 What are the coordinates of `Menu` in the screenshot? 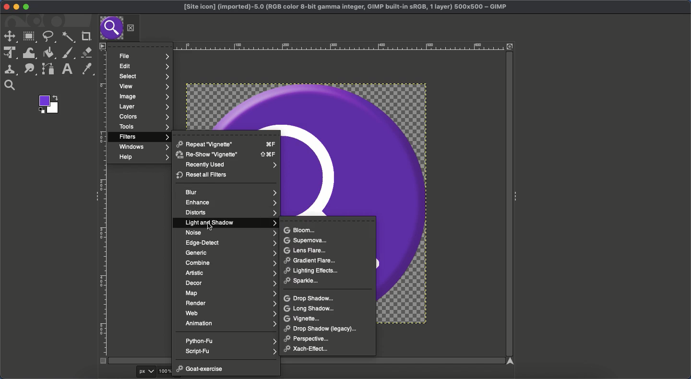 It's located at (102, 46).